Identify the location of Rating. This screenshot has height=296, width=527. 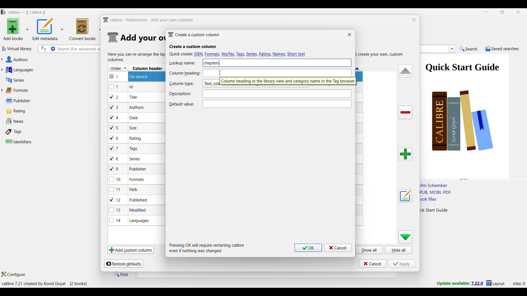
(19, 111).